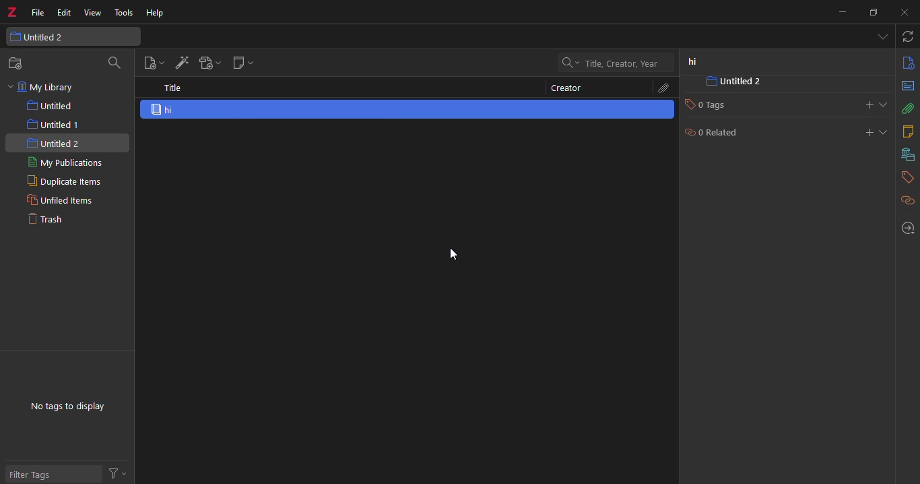 This screenshot has height=484, width=920. What do you see at coordinates (50, 88) in the screenshot?
I see `my library` at bounding box center [50, 88].